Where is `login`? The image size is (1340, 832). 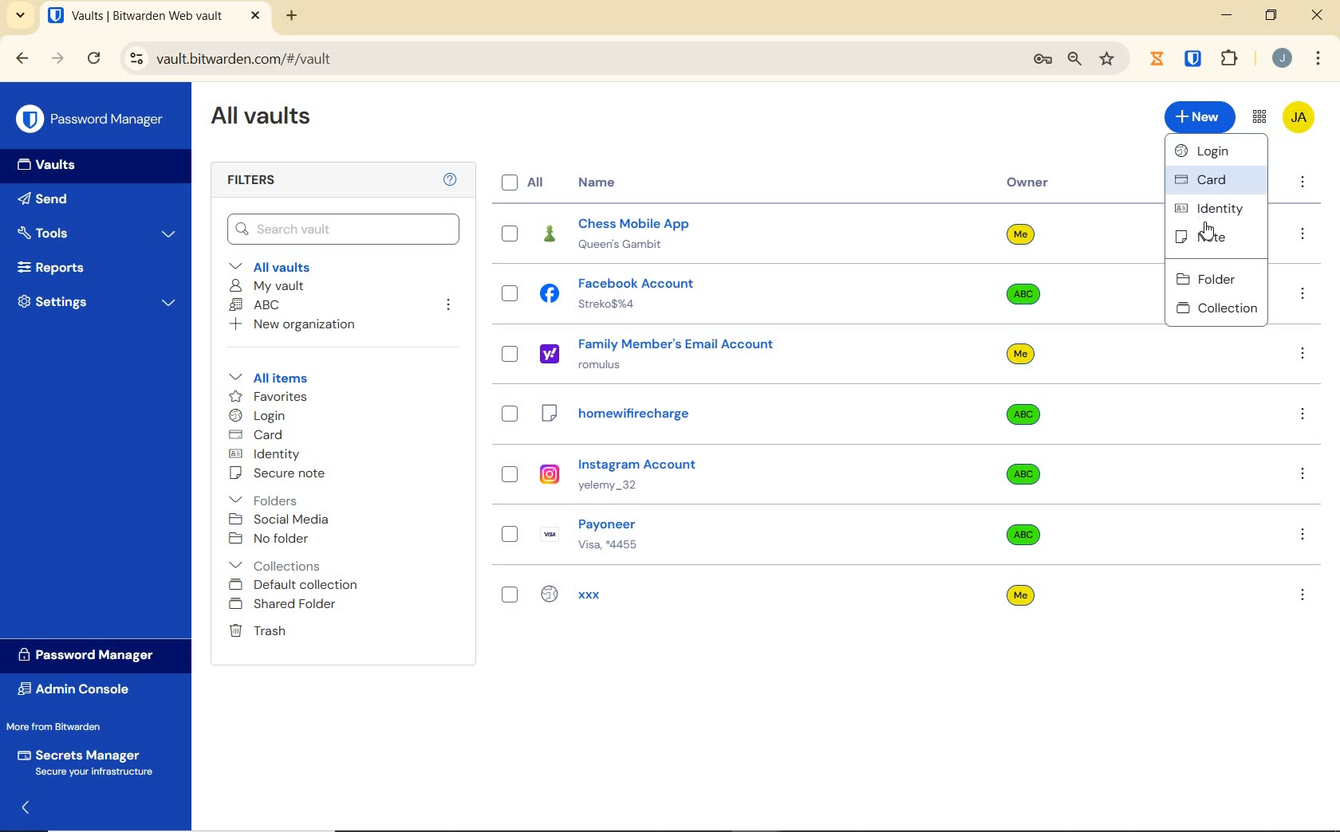
login is located at coordinates (261, 417).